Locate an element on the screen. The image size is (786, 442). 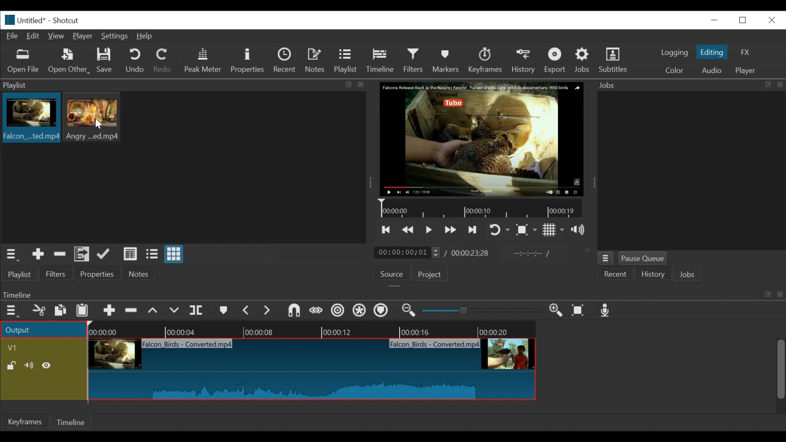
File is located at coordinates (14, 36).